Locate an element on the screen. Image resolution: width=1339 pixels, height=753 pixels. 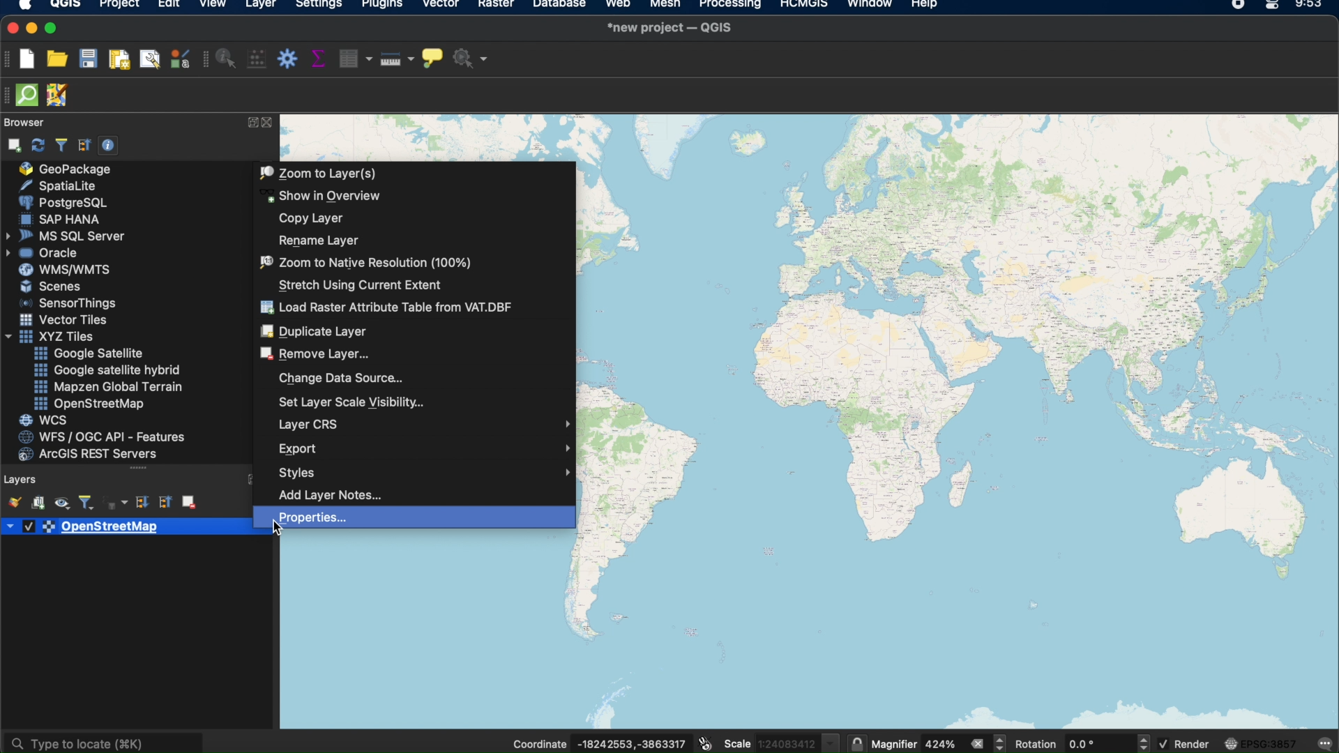
lock scale is located at coordinates (858, 742).